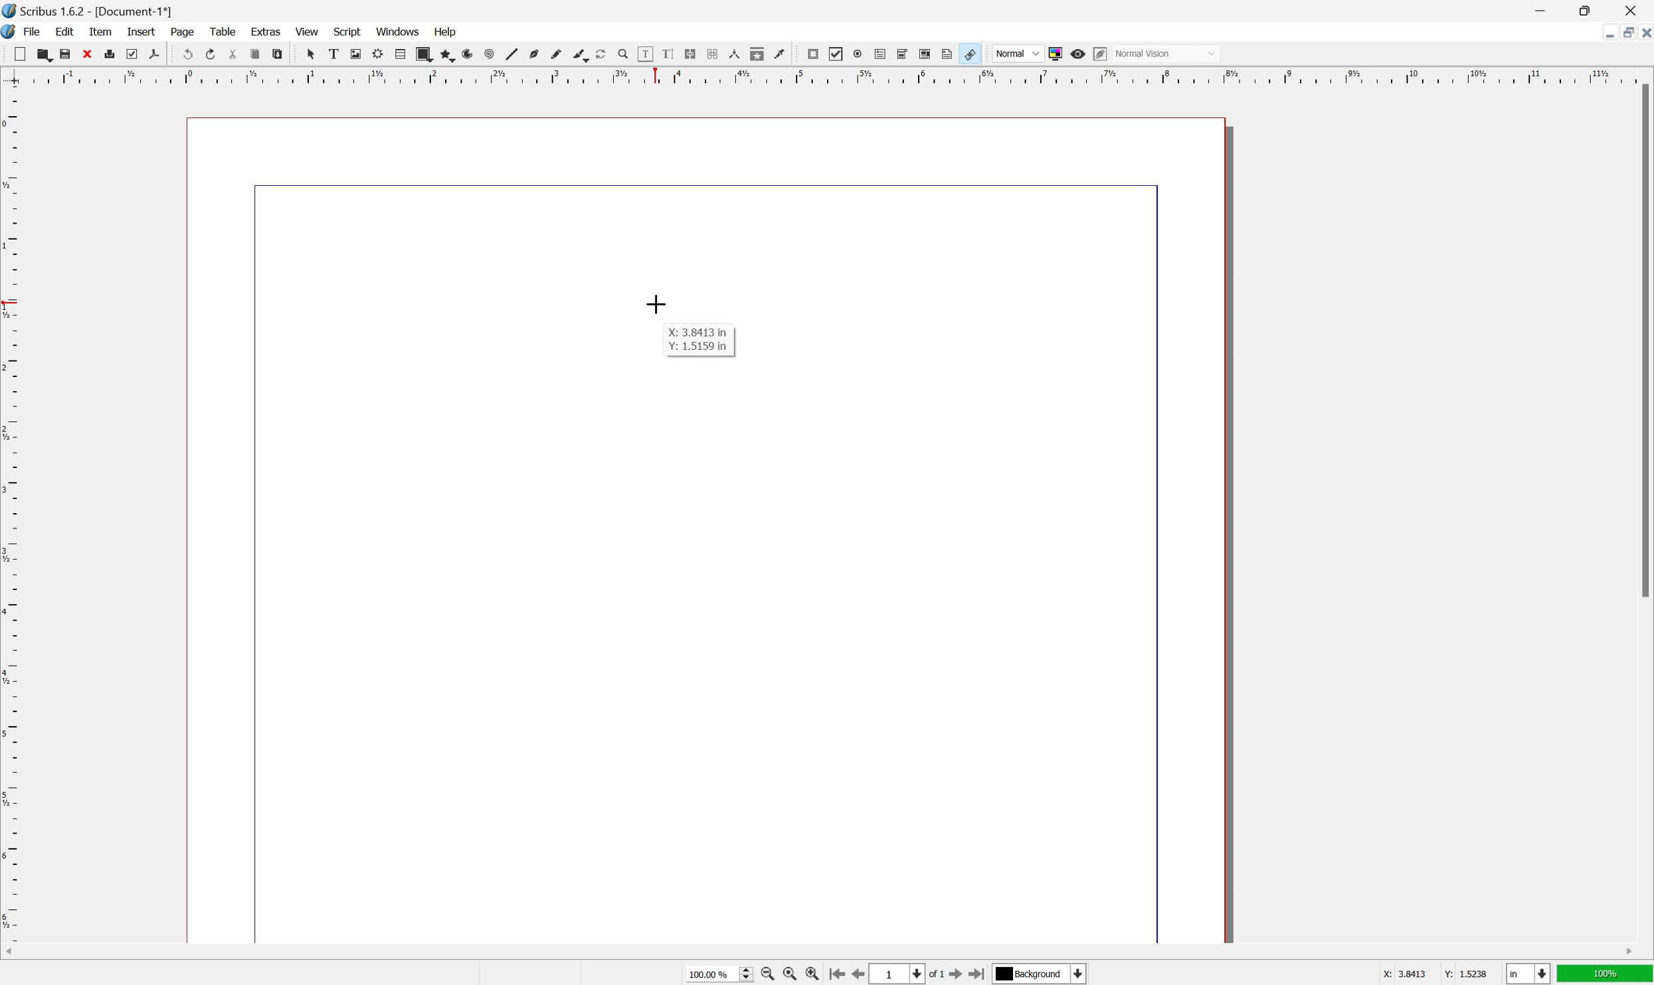 The width and height of the screenshot is (1654, 985). What do you see at coordinates (734, 54) in the screenshot?
I see `measurements` at bounding box center [734, 54].